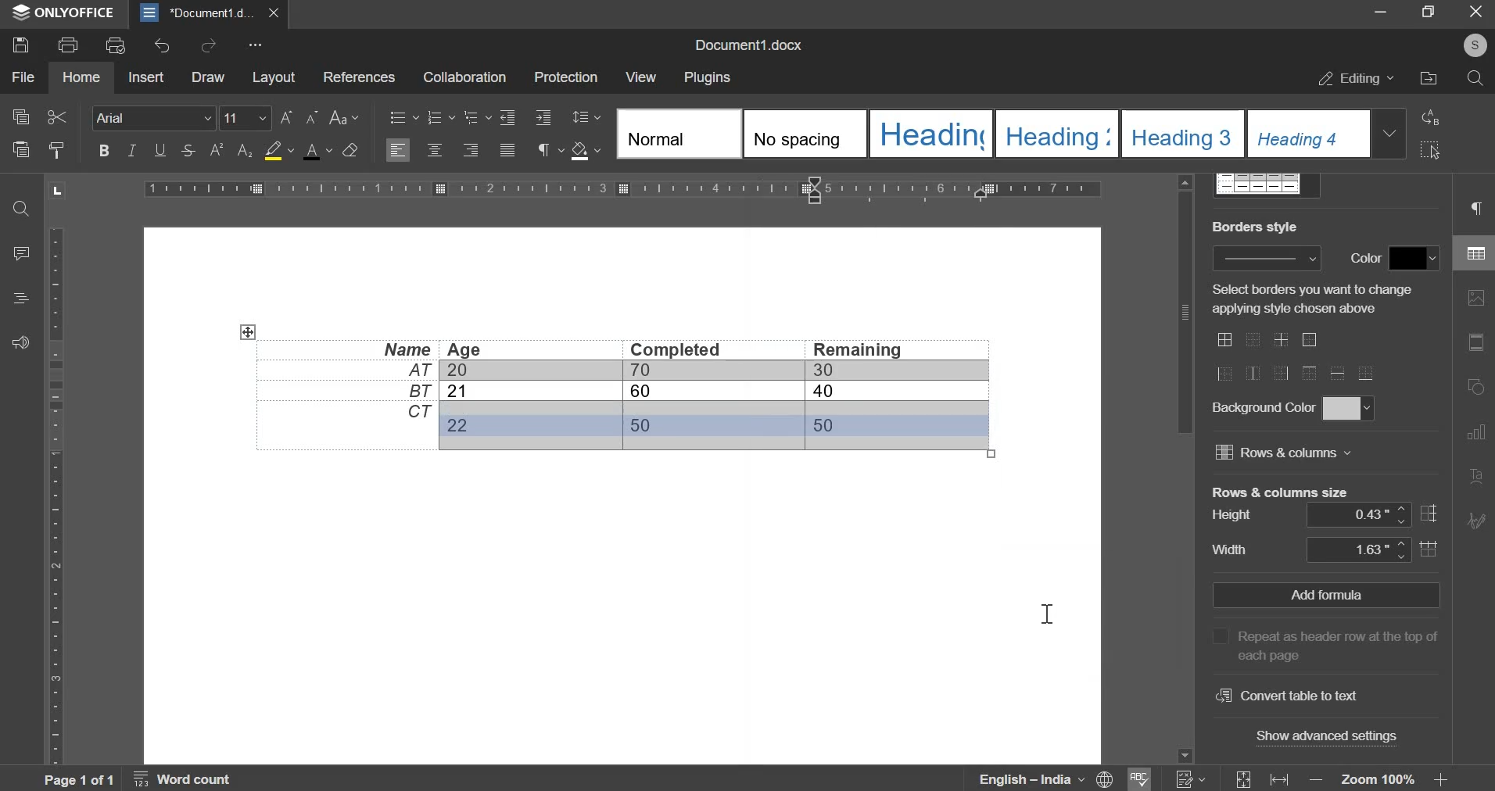 Image resolution: width=1495 pixels, height=791 pixels. I want to click on cut, so click(56, 115).